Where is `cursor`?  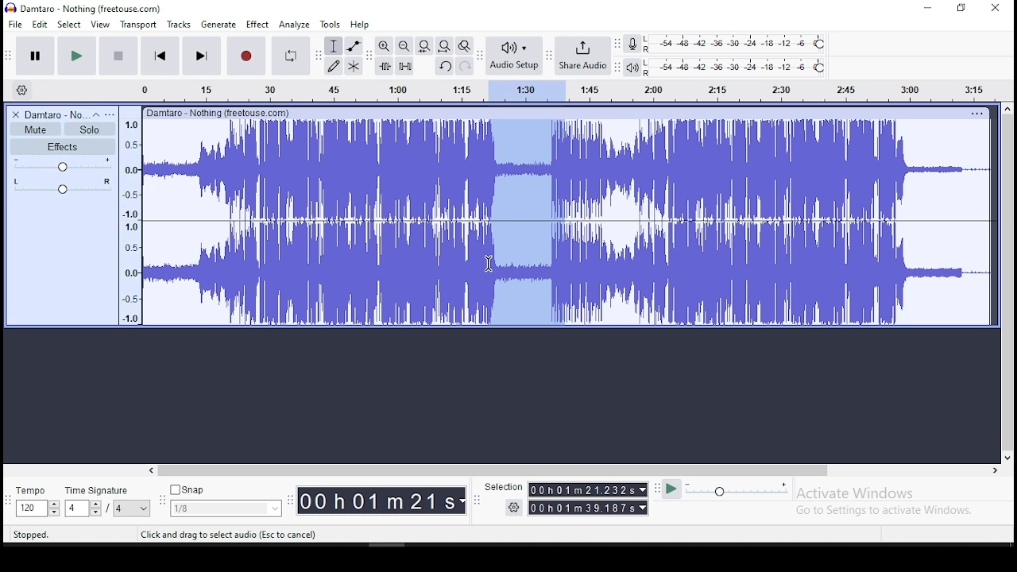 cursor is located at coordinates (488, 265).